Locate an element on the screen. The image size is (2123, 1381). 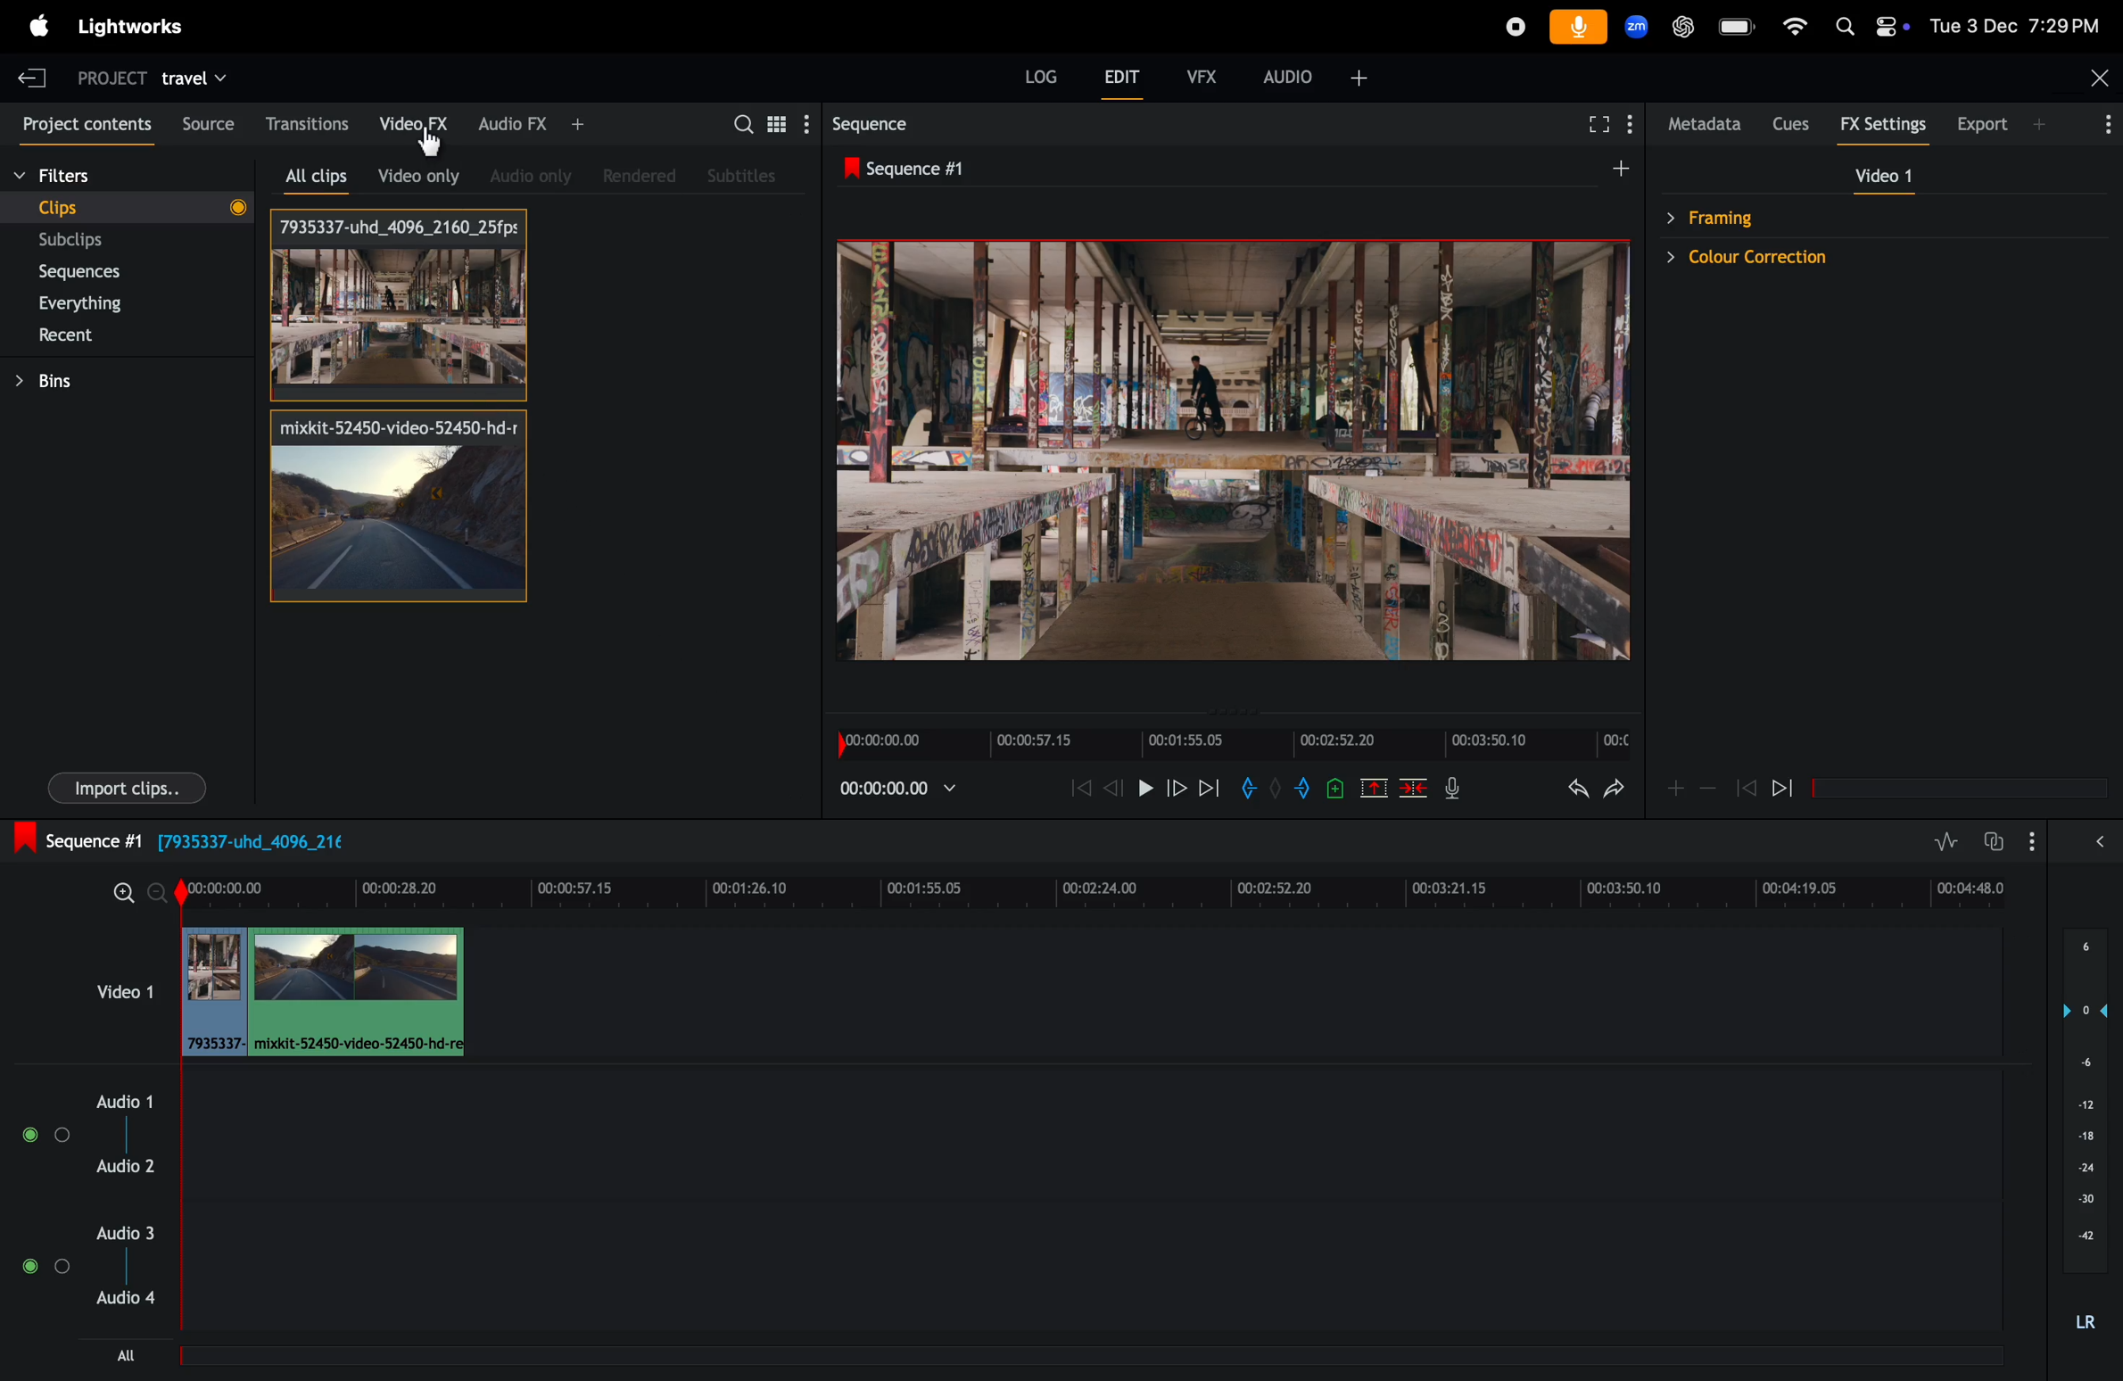
zoom out is located at coordinates (124, 894).